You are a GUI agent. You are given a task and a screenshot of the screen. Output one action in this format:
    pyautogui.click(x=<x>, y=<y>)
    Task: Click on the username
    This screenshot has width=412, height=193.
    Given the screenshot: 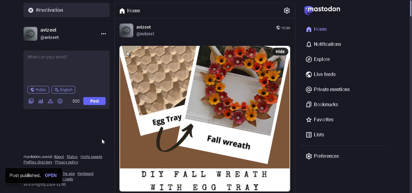 What is the action you would take?
    pyautogui.click(x=50, y=29)
    